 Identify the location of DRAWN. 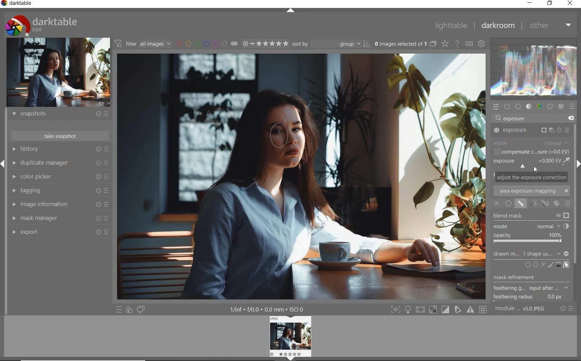
(531, 254).